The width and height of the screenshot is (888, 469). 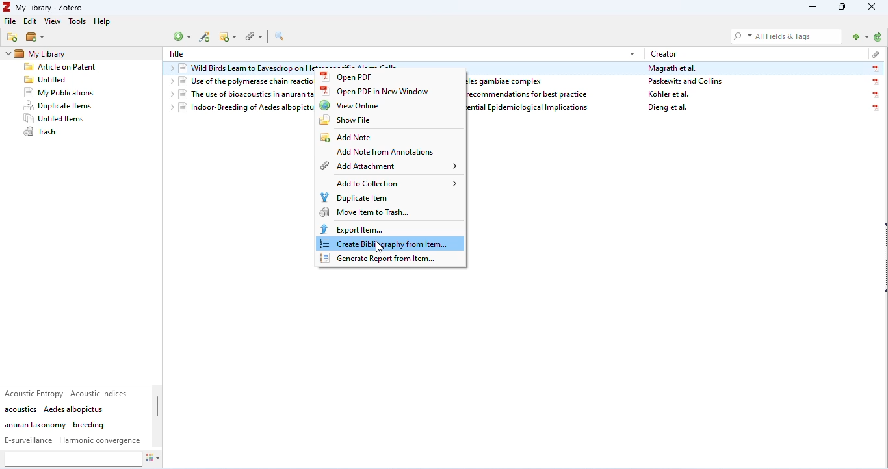 What do you see at coordinates (253, 36) in the screenshot?
I see `attachment` at bounding box center [253, 36].